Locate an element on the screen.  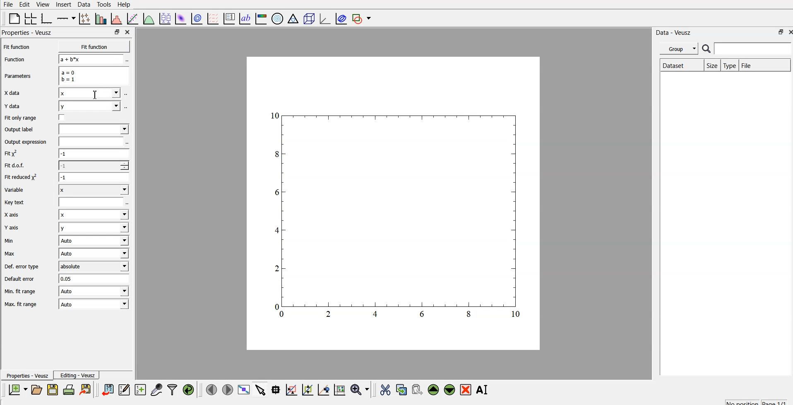
Help is located at coordinates (124, 4).